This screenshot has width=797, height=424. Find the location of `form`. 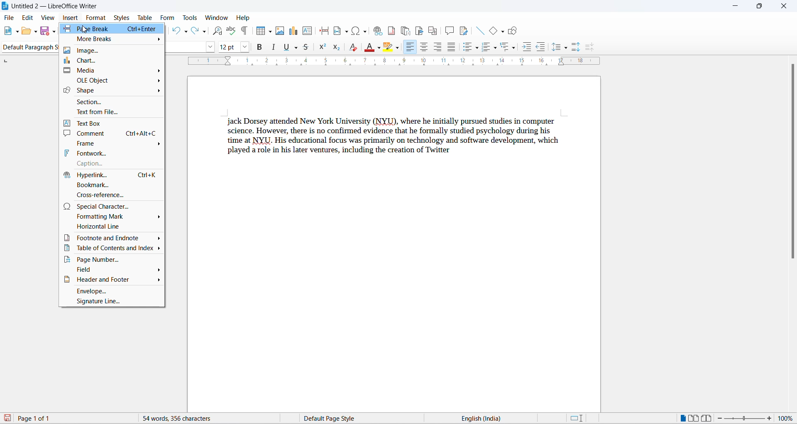

form is located at coordinates (168, 17).